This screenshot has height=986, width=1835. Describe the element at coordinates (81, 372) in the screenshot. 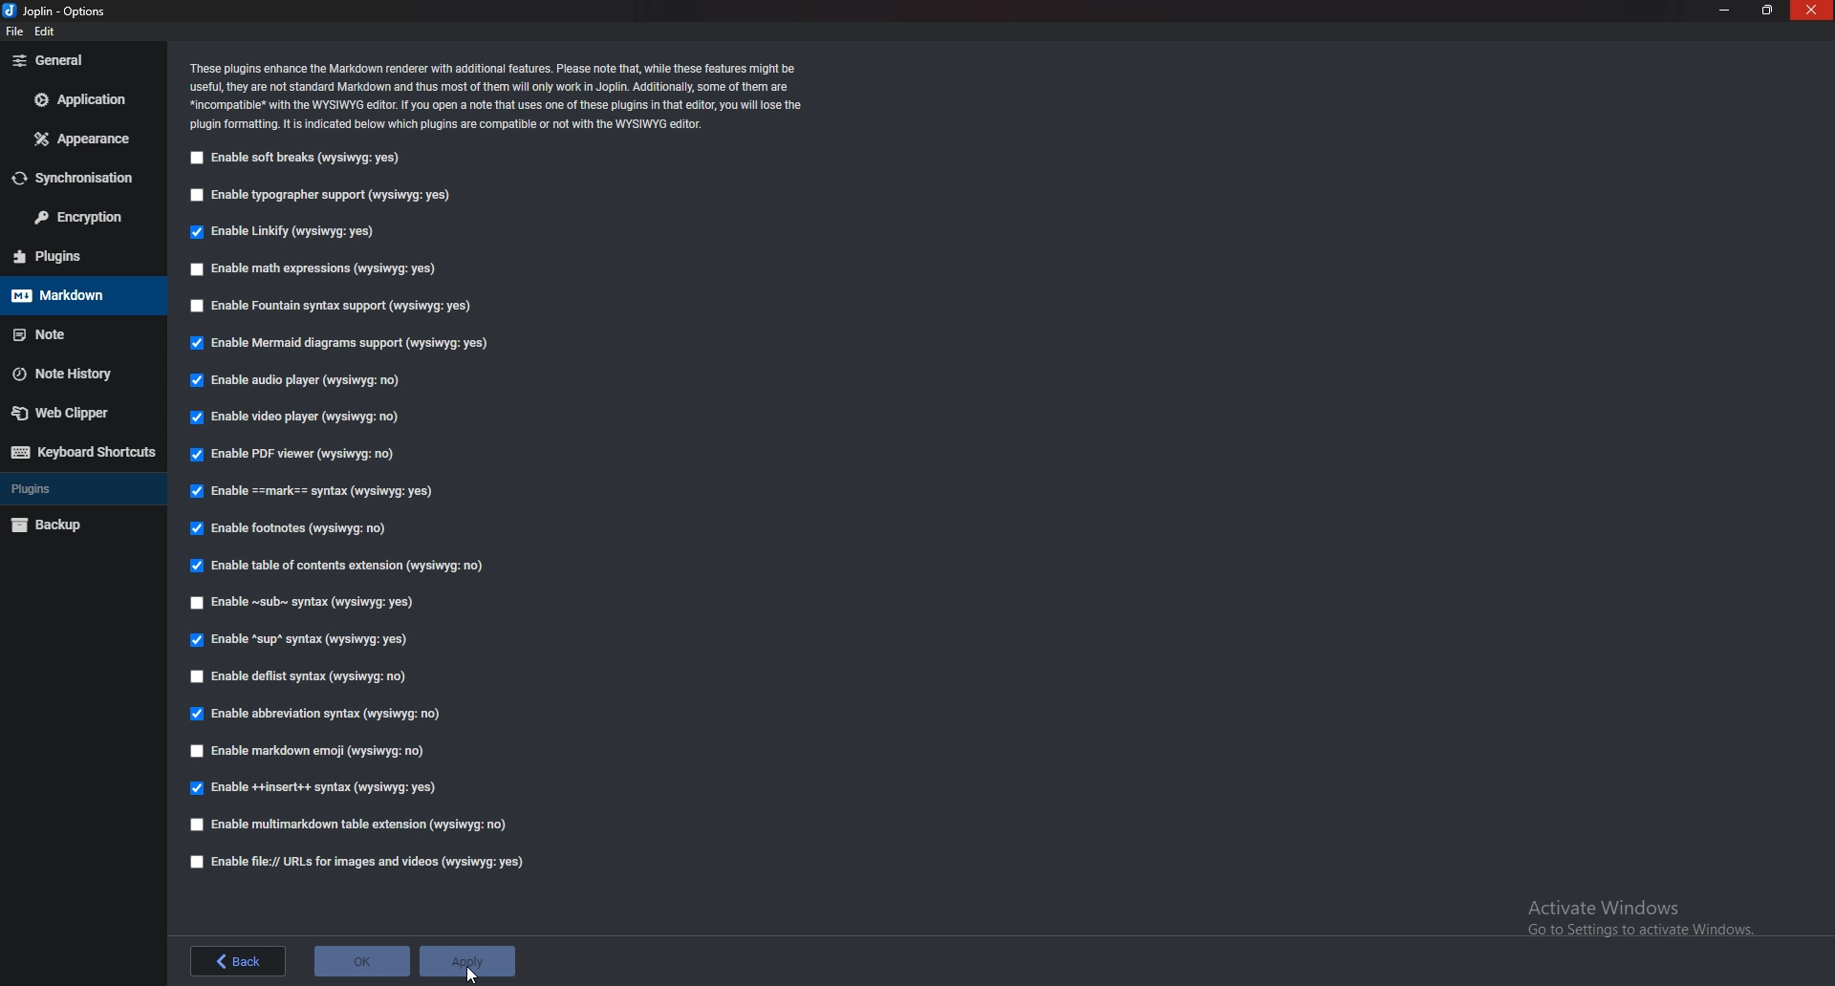

I see `note history` at that location.